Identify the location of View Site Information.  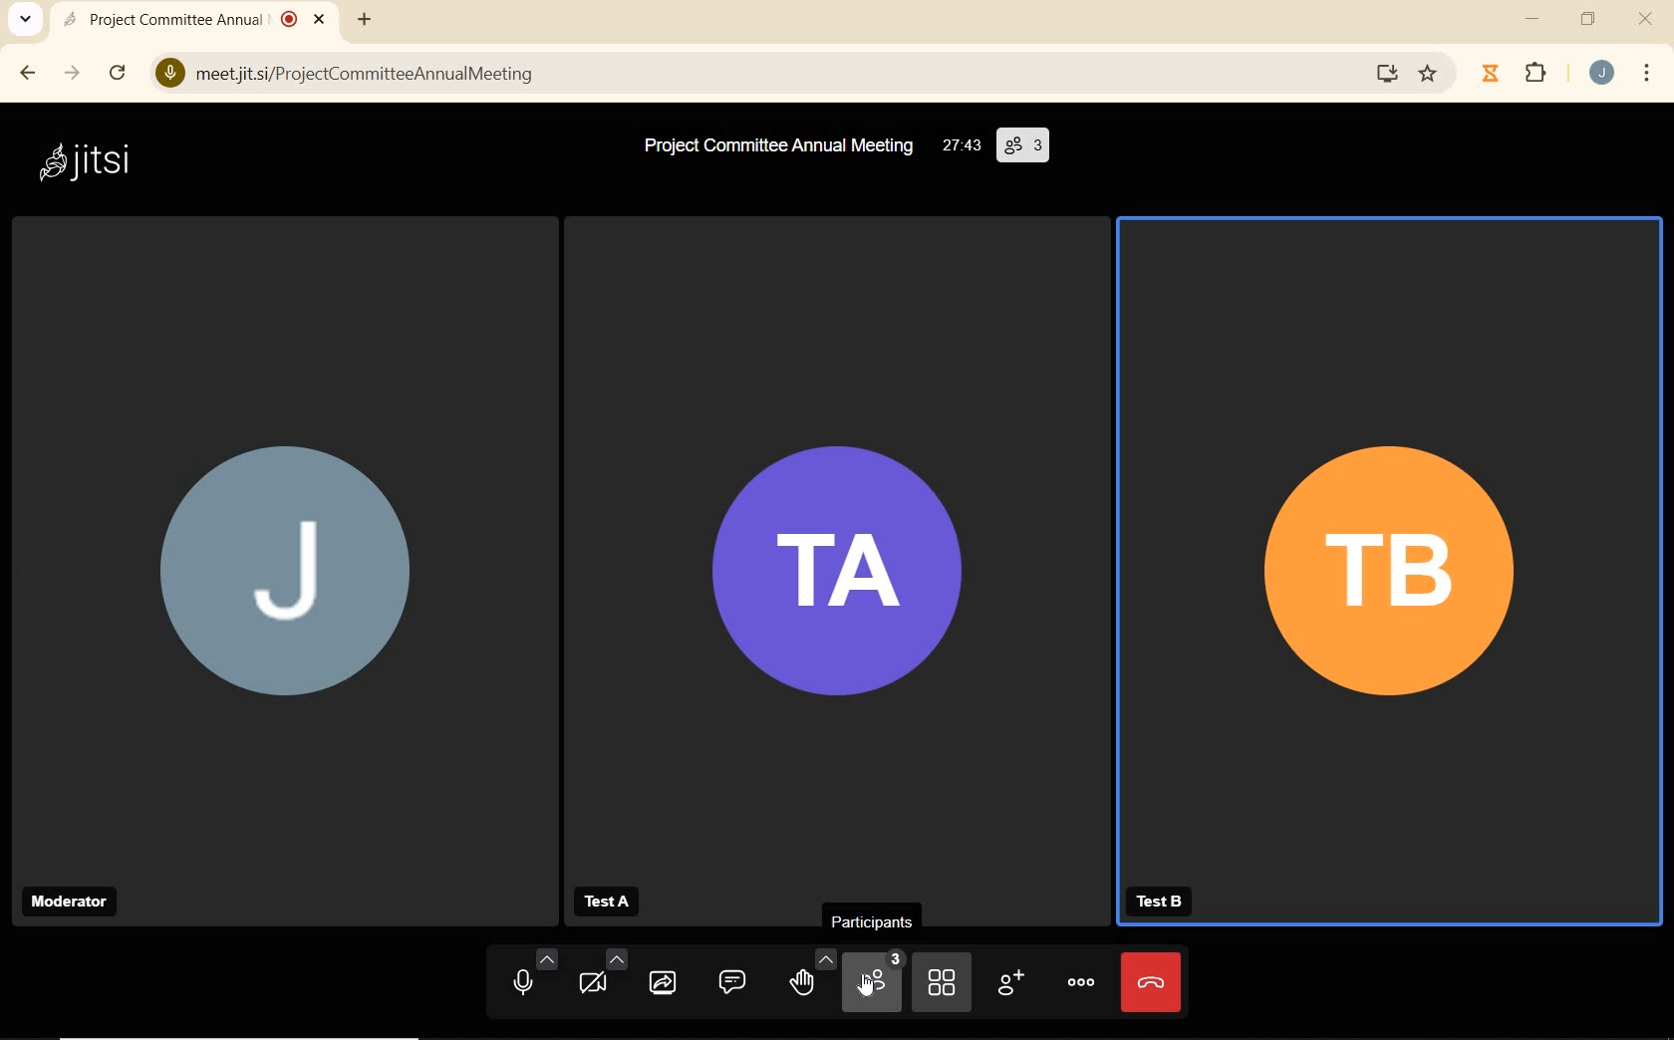
(165, 75).